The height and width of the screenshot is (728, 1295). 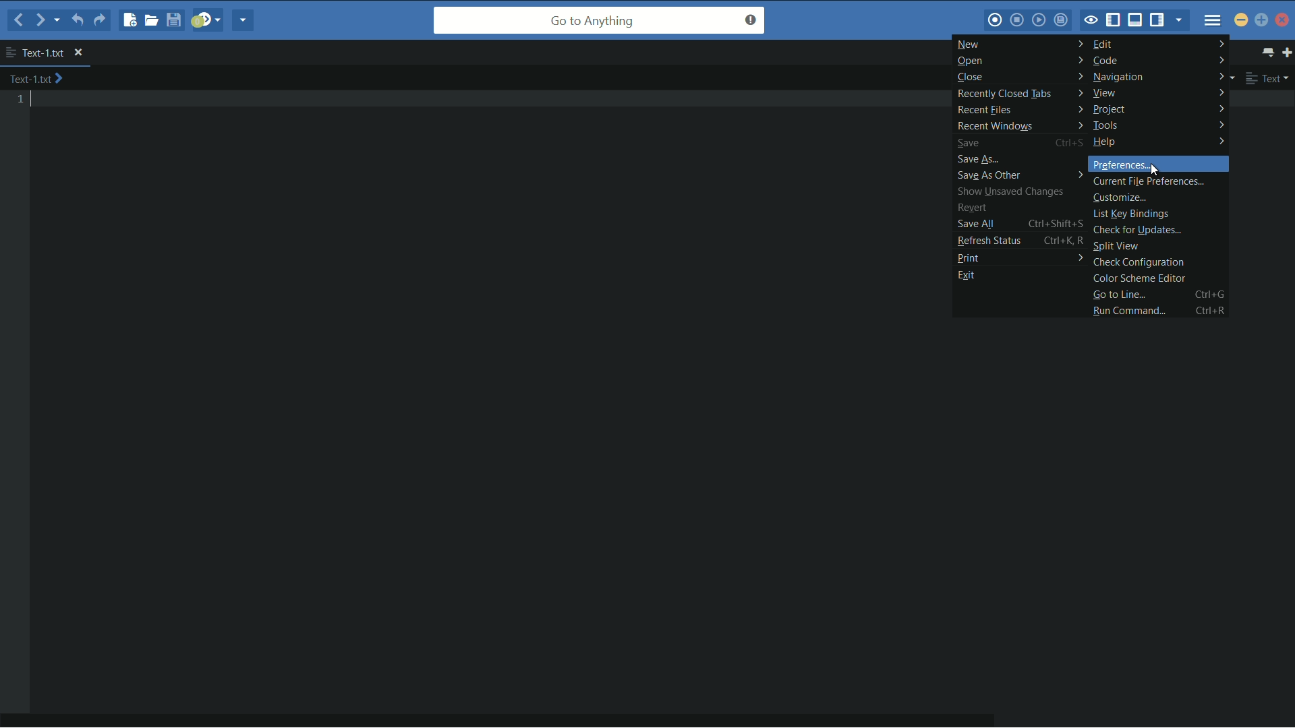 What do you see at coordinates (1065, 242) in the screenshot?
I see `ctrl+K, R` at bounding box center [1065, 242].